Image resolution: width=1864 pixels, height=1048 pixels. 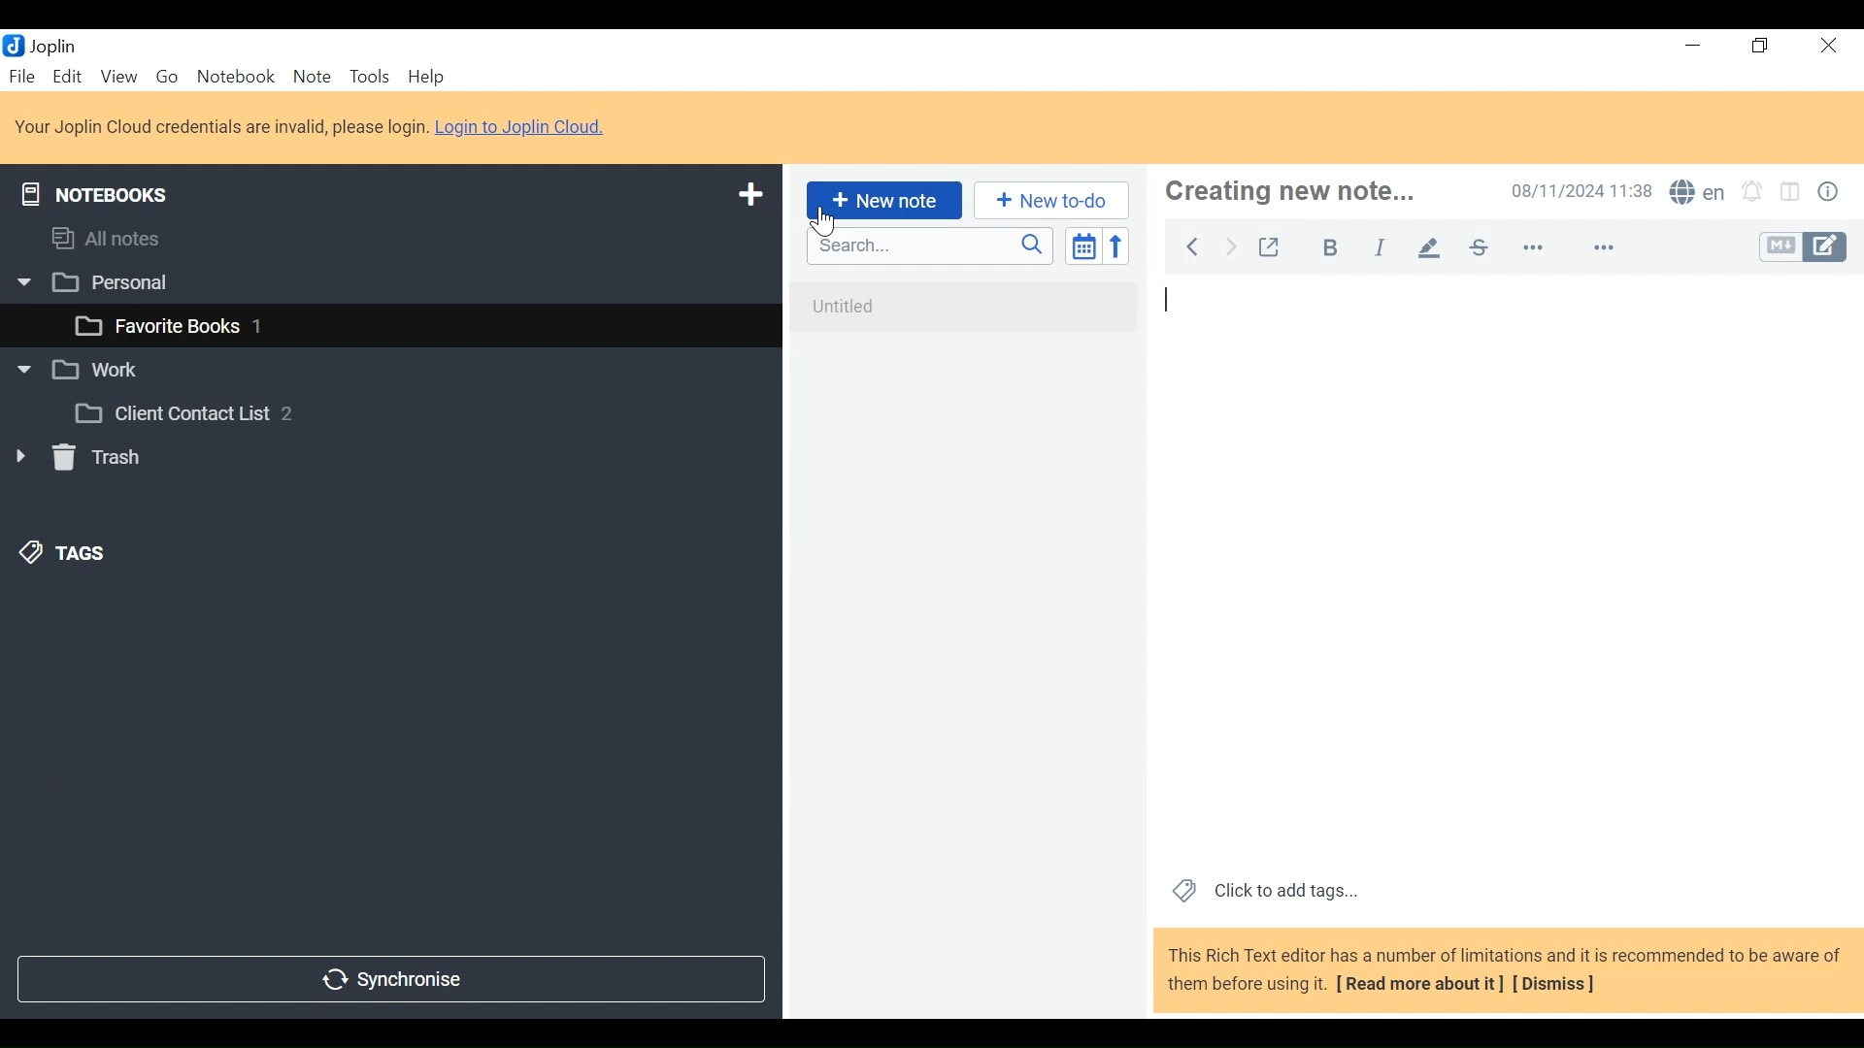 What do you see at coordinates (67, 552) in the screenshot?
I see `Tags` at bounding box center [67, 552].